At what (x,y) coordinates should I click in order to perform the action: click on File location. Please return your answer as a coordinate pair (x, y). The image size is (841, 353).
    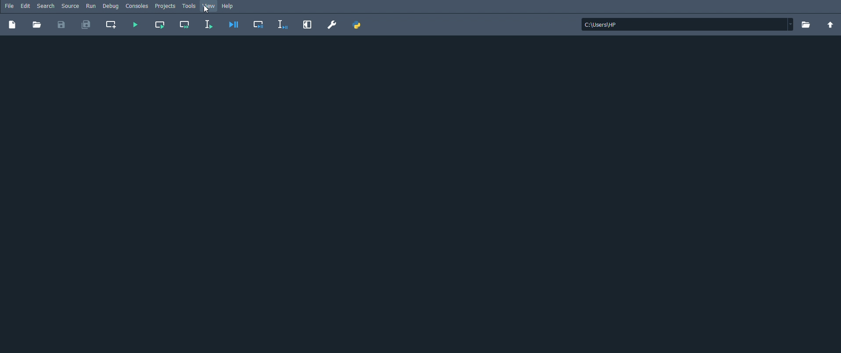
    Looking at the image, I should click on (688, 24).